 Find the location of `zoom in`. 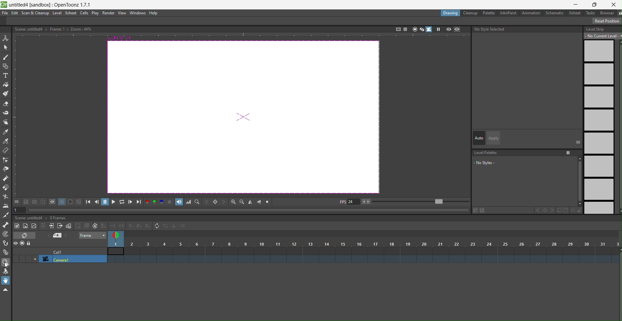

zoom in is located at coordinates (231, 201).